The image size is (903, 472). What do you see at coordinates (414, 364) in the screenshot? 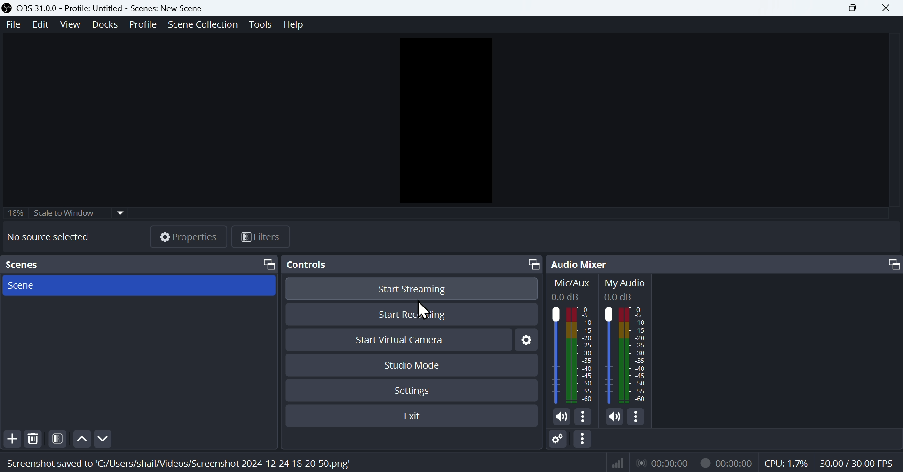
I see `Studio Mode` at bounding box center [414, 364].